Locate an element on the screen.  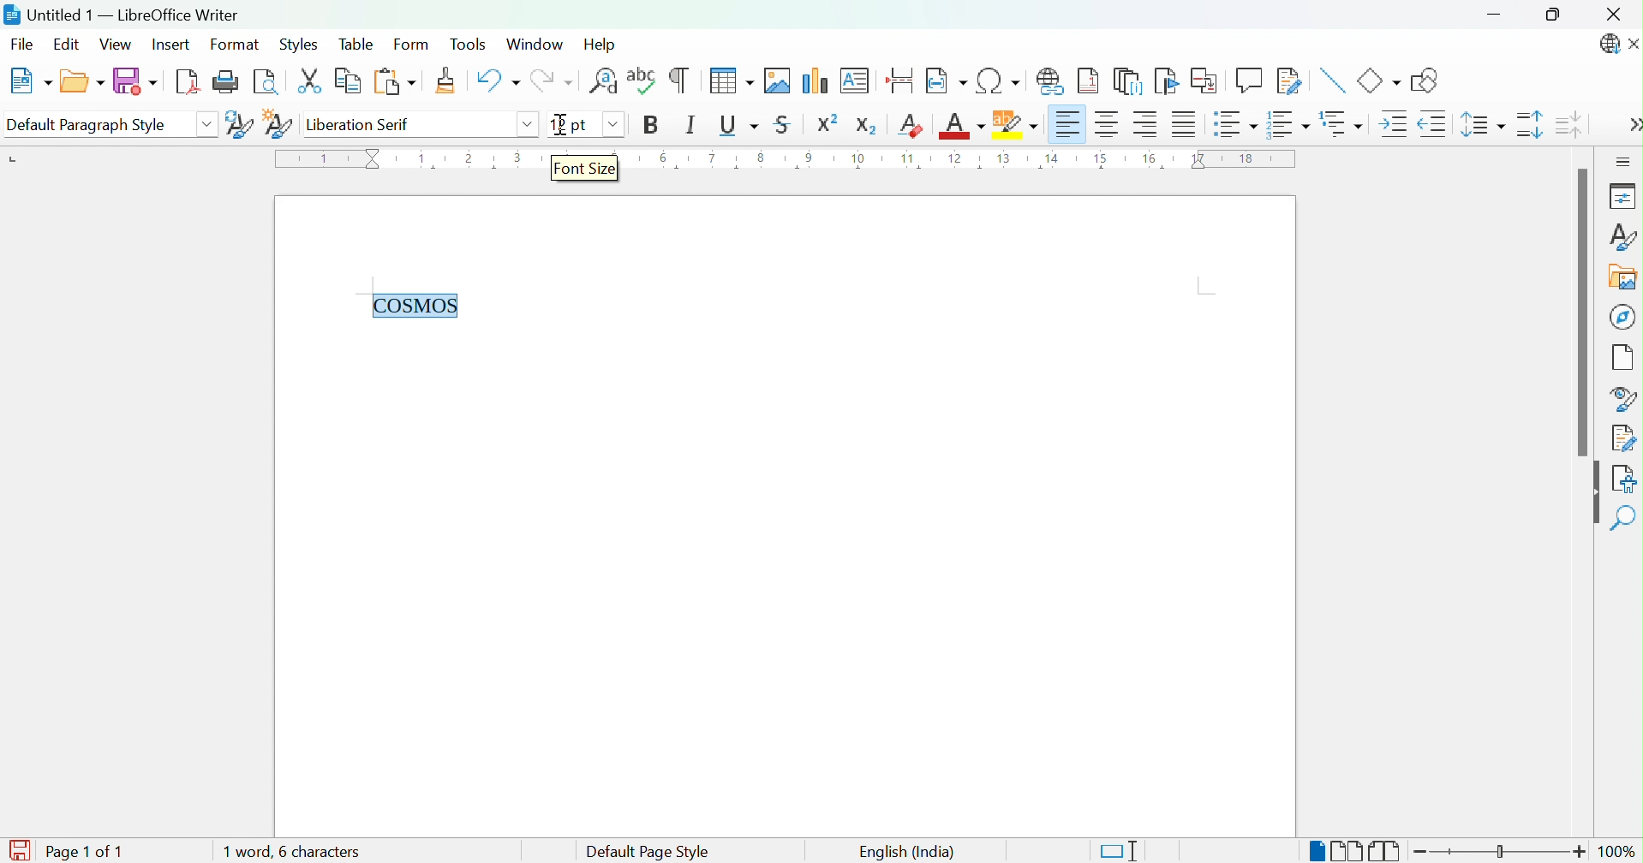
Slider is located at coordinates (1503, 853).